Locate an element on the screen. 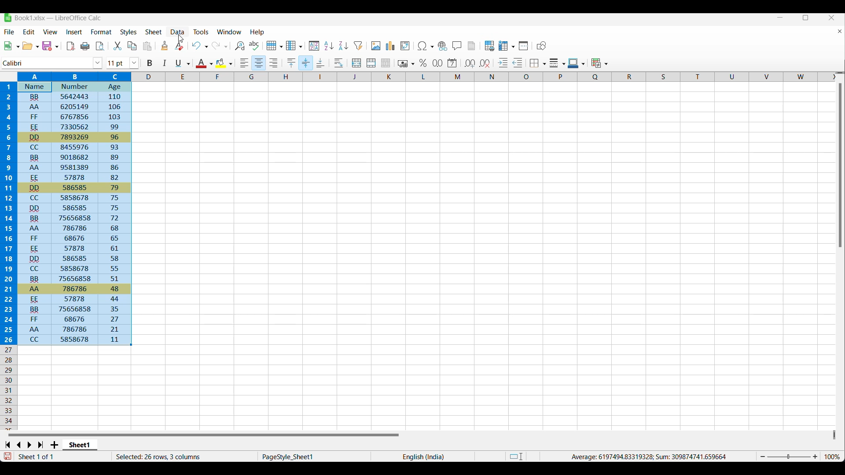 The width and height of the screenshot is (845, 475). Insert menu is located at coordinates (74, 32).